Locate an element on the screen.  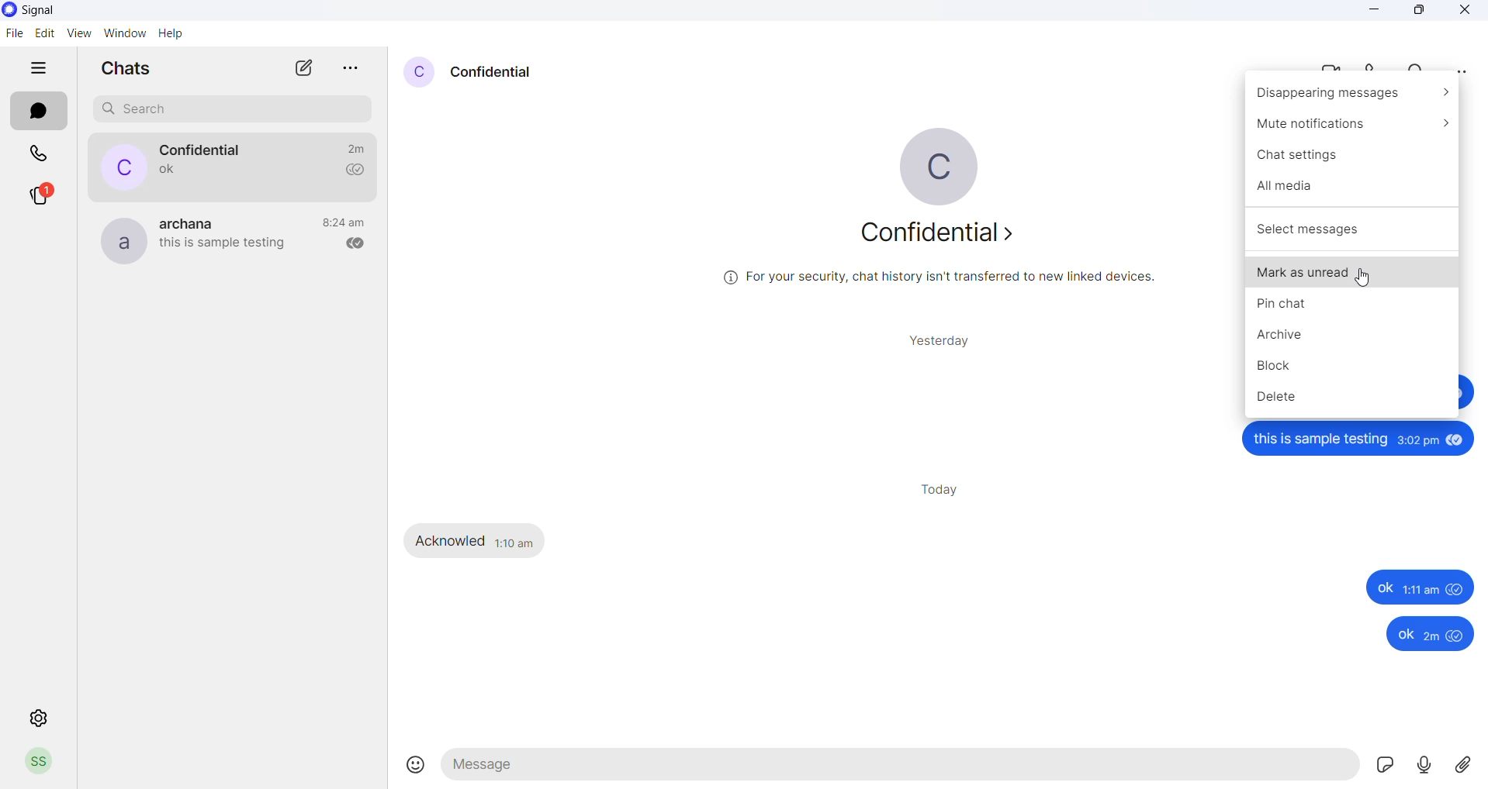
message text area is located at coordinates (901, 767).